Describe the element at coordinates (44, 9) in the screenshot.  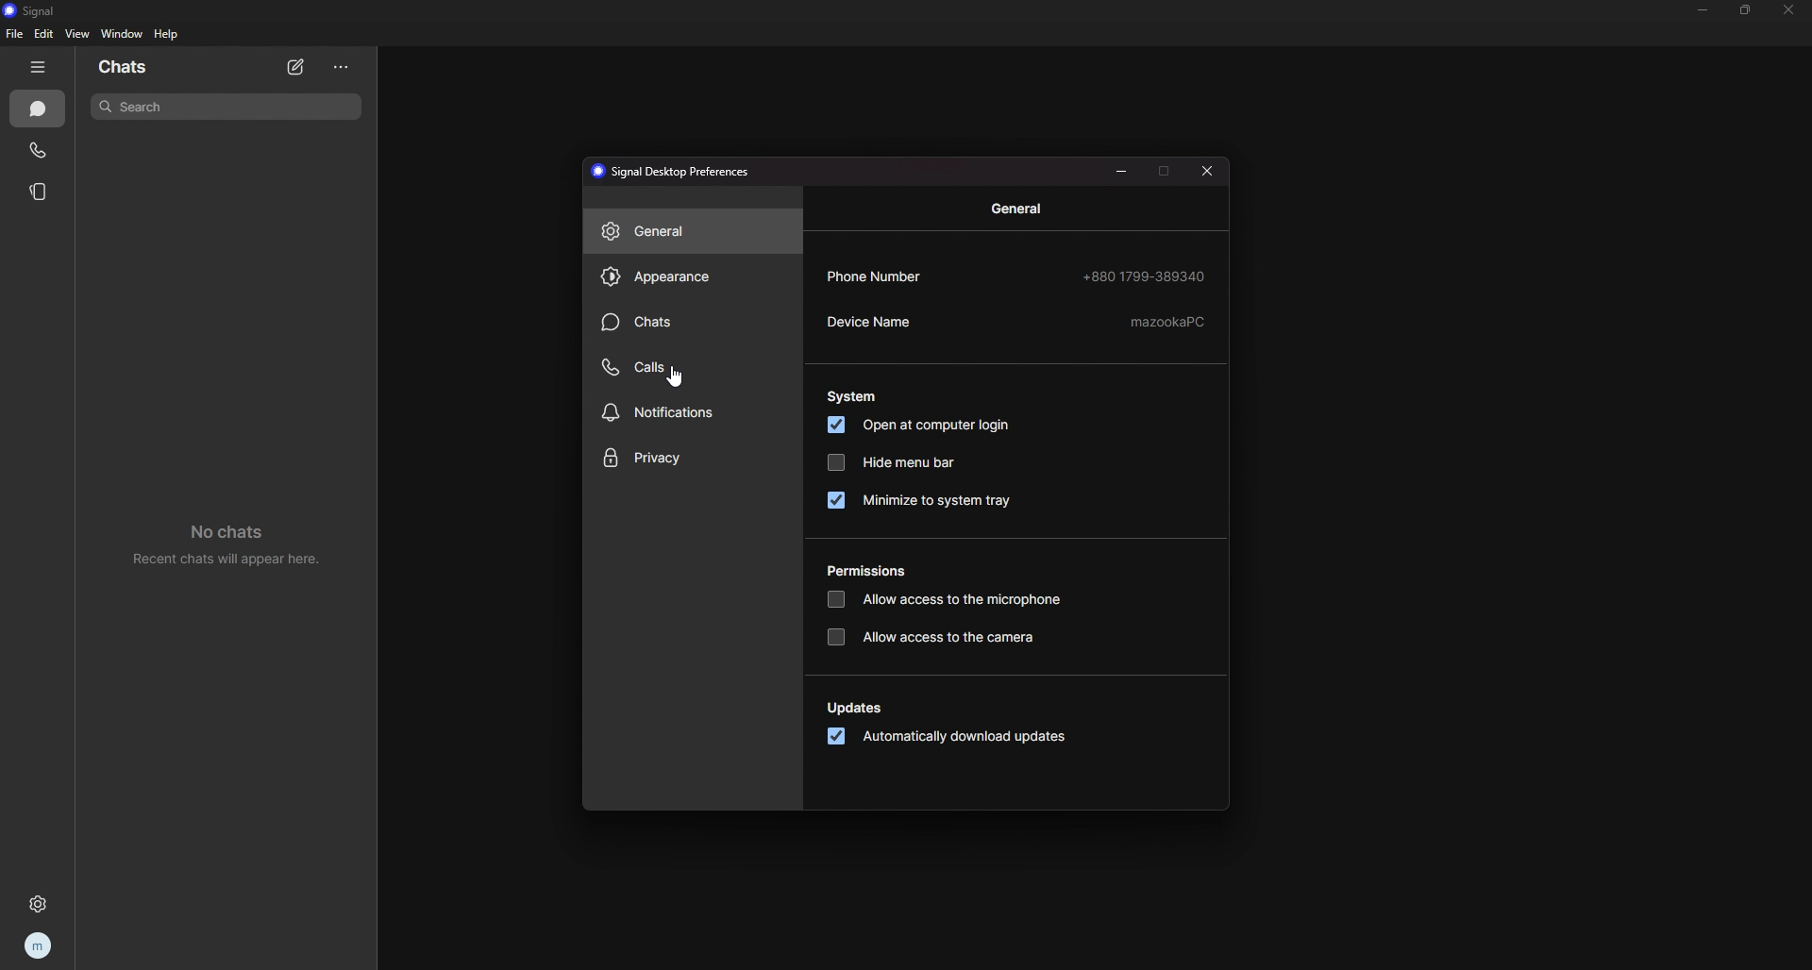
I see `signal` at that location.